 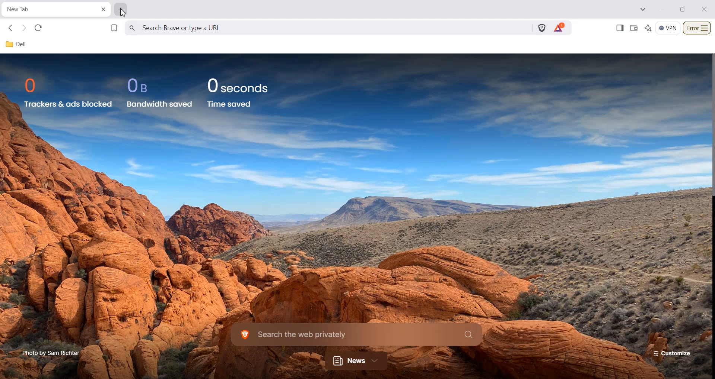 I want to click on OB, so click(x=142, y=85).